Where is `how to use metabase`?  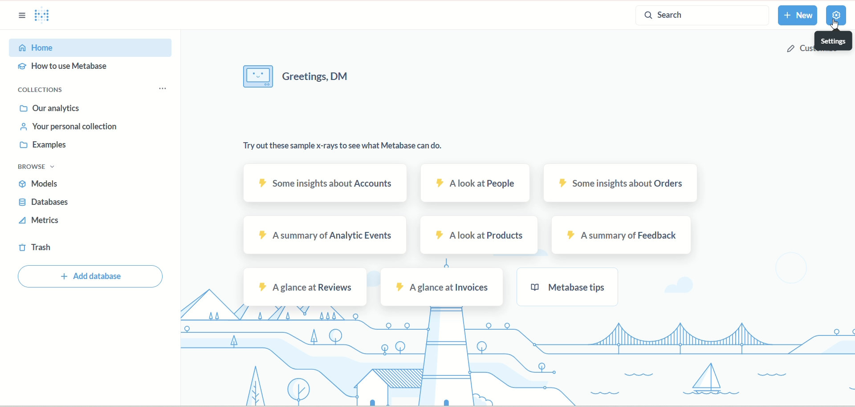 how to use metabase is located at coordinates (65, 68).